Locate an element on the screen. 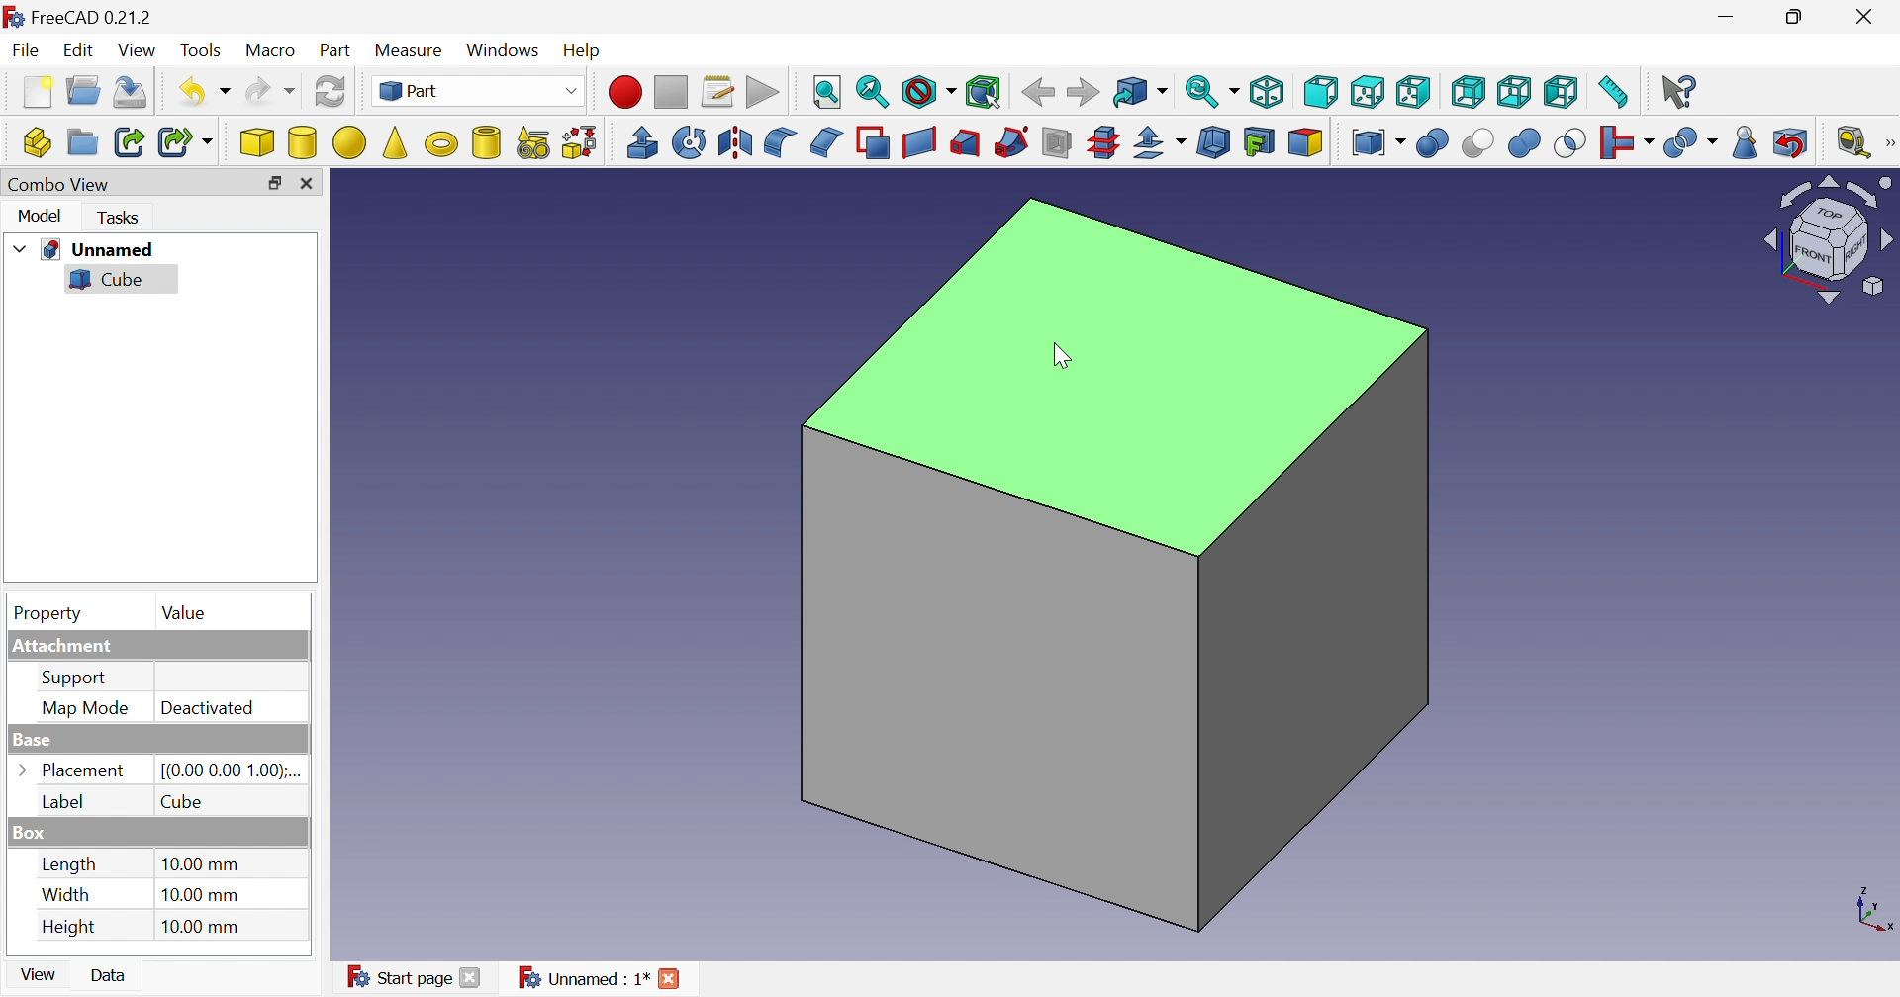 The height and width of the screenshot is (997, 1900). Box is located at coordinates (36, 831).